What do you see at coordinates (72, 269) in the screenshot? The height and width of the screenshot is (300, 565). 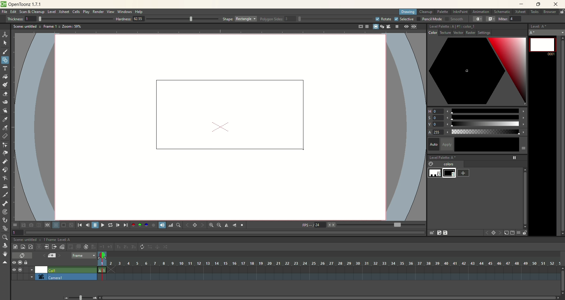 I see `col1` at bounding box center [72, 269].